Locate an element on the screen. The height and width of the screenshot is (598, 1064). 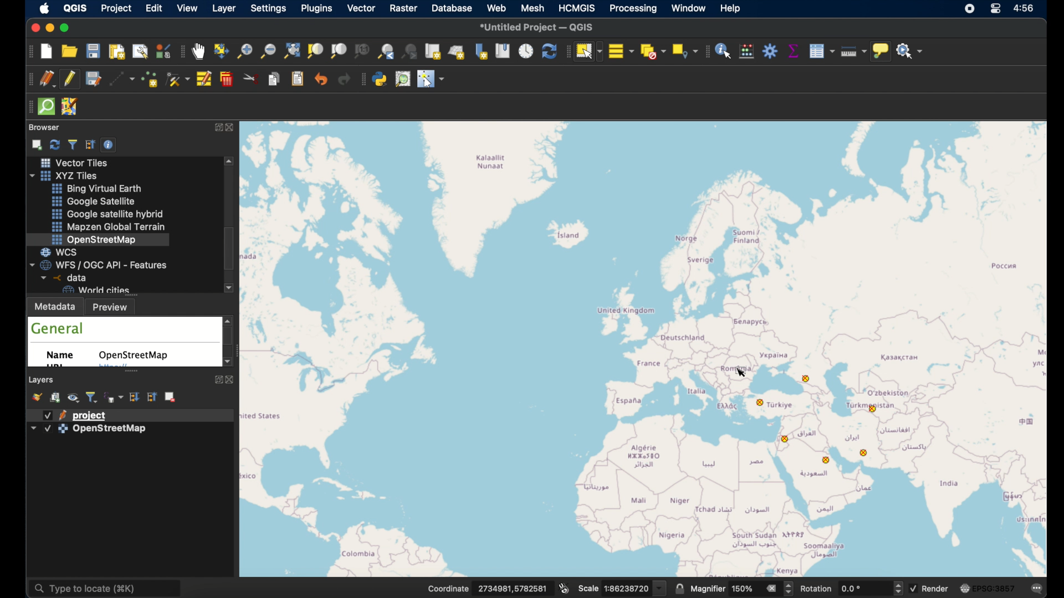
deselect features from all layers is located at coordinates (653, 52).